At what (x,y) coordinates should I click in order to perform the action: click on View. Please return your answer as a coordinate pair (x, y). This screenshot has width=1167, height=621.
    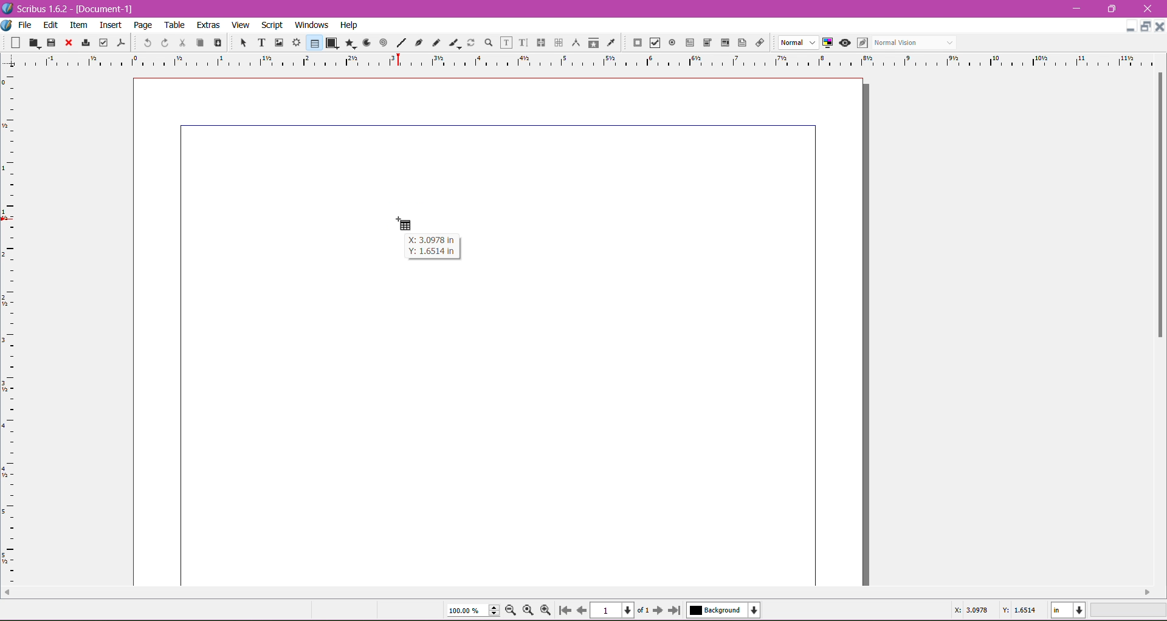
    Looking at the image, I should click on (241, 24).